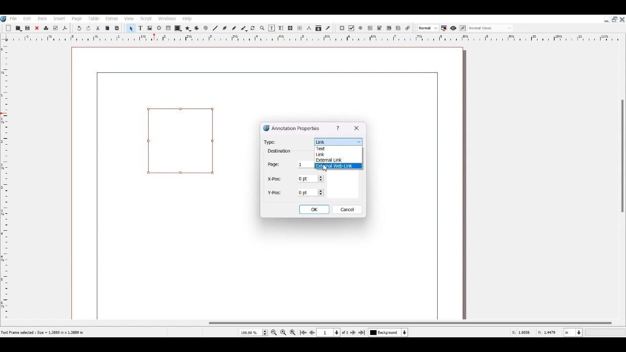 Image resolution: width=626 pixels, height=352 pixels. What do you see at coordinates (453, 28) in the screenshot?
I see `Preview mode` at bounding box center [453, 28].